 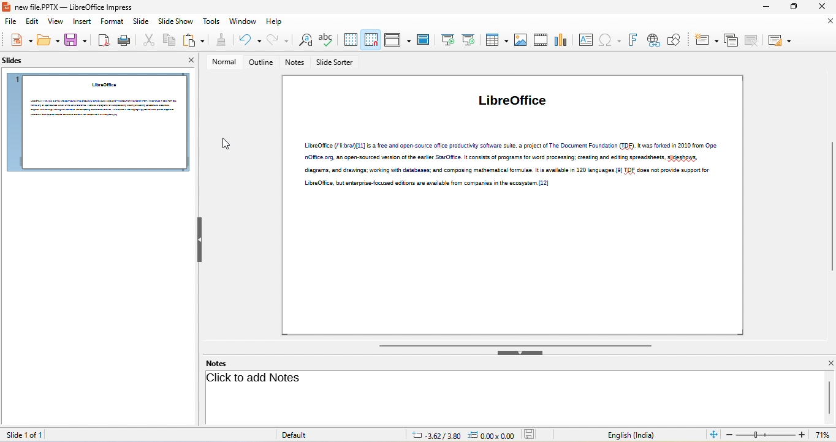 I want to click on image, so click(x=520, y=41).